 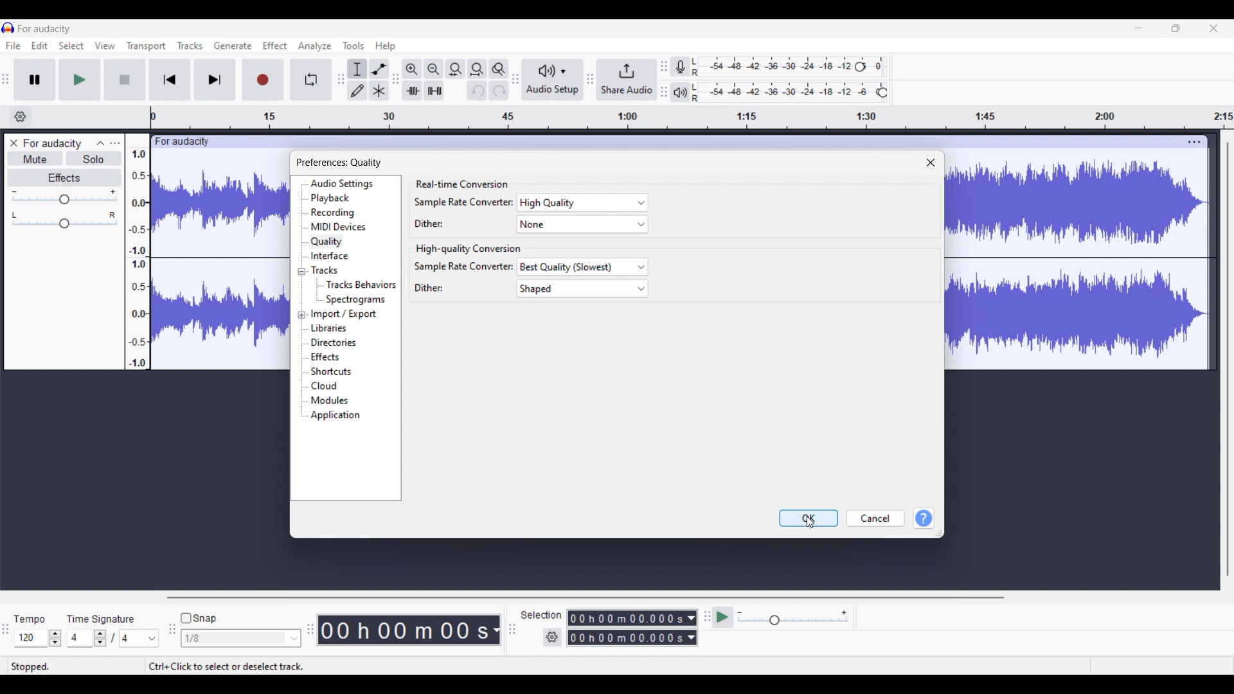 What do you see at coordinates (30, 667) in the screenshot?
I see `Current status of track` at bounding box center [30, 667].